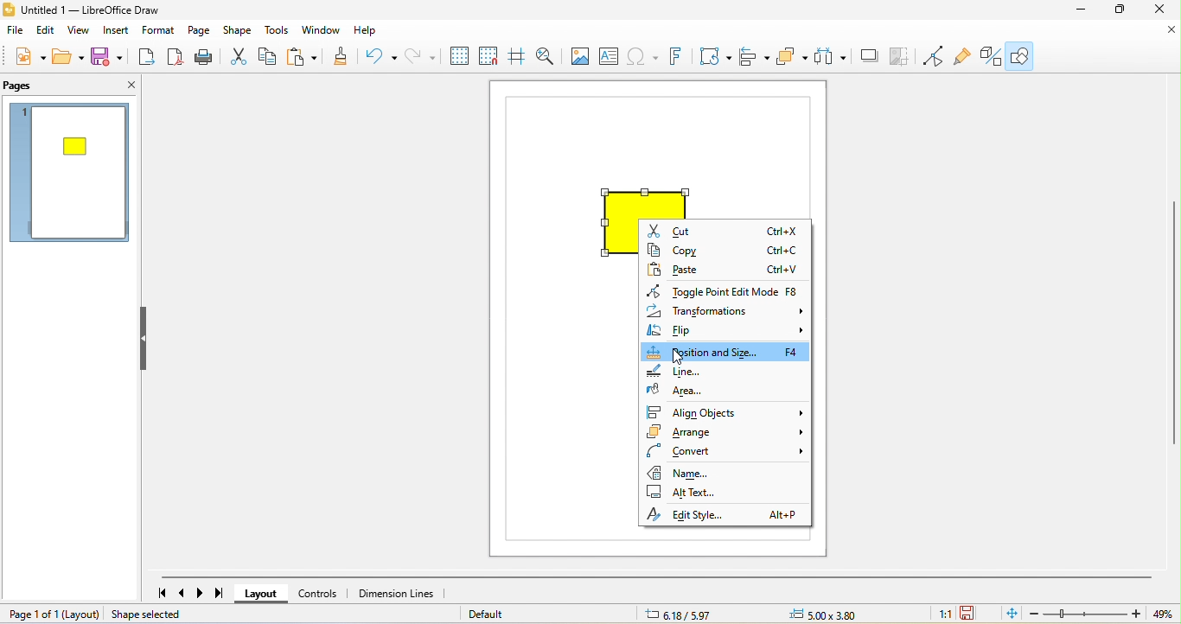  What do you see at coordinates (322, 594) in the screenshot?
I see `controls` at bounding box center [322, 594].